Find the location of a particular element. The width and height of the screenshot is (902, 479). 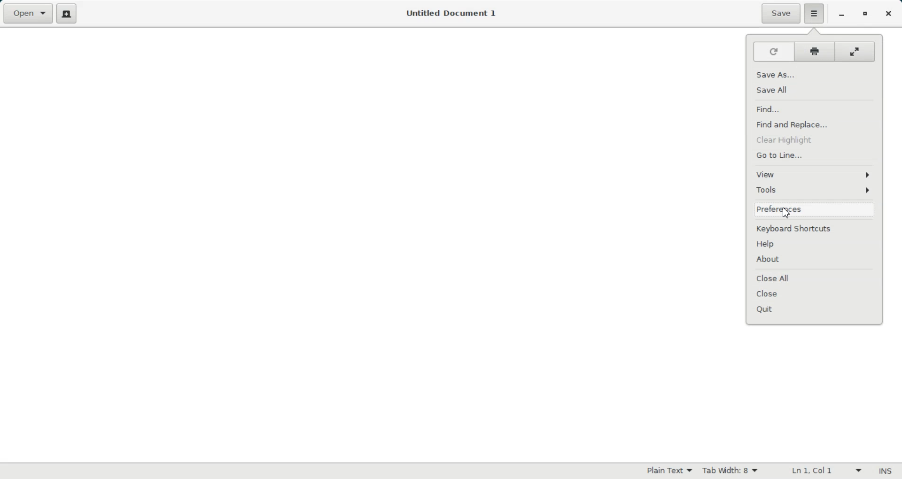

Create a new document is located at coordinates (69, 14).